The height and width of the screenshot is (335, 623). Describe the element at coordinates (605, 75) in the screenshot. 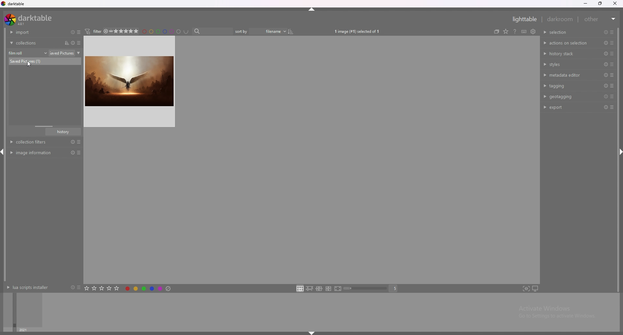

I see `reset` at that location.